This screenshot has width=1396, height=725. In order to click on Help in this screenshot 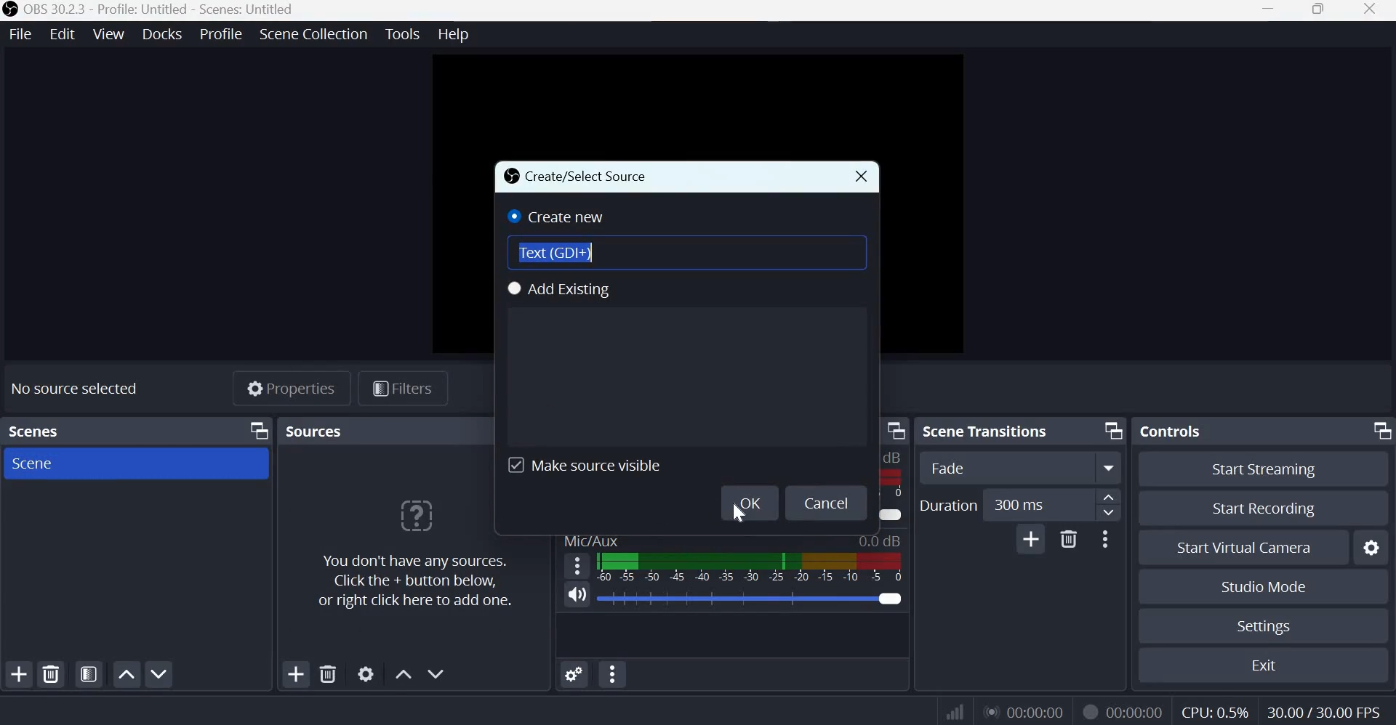, I will do `click(455, 35)`.